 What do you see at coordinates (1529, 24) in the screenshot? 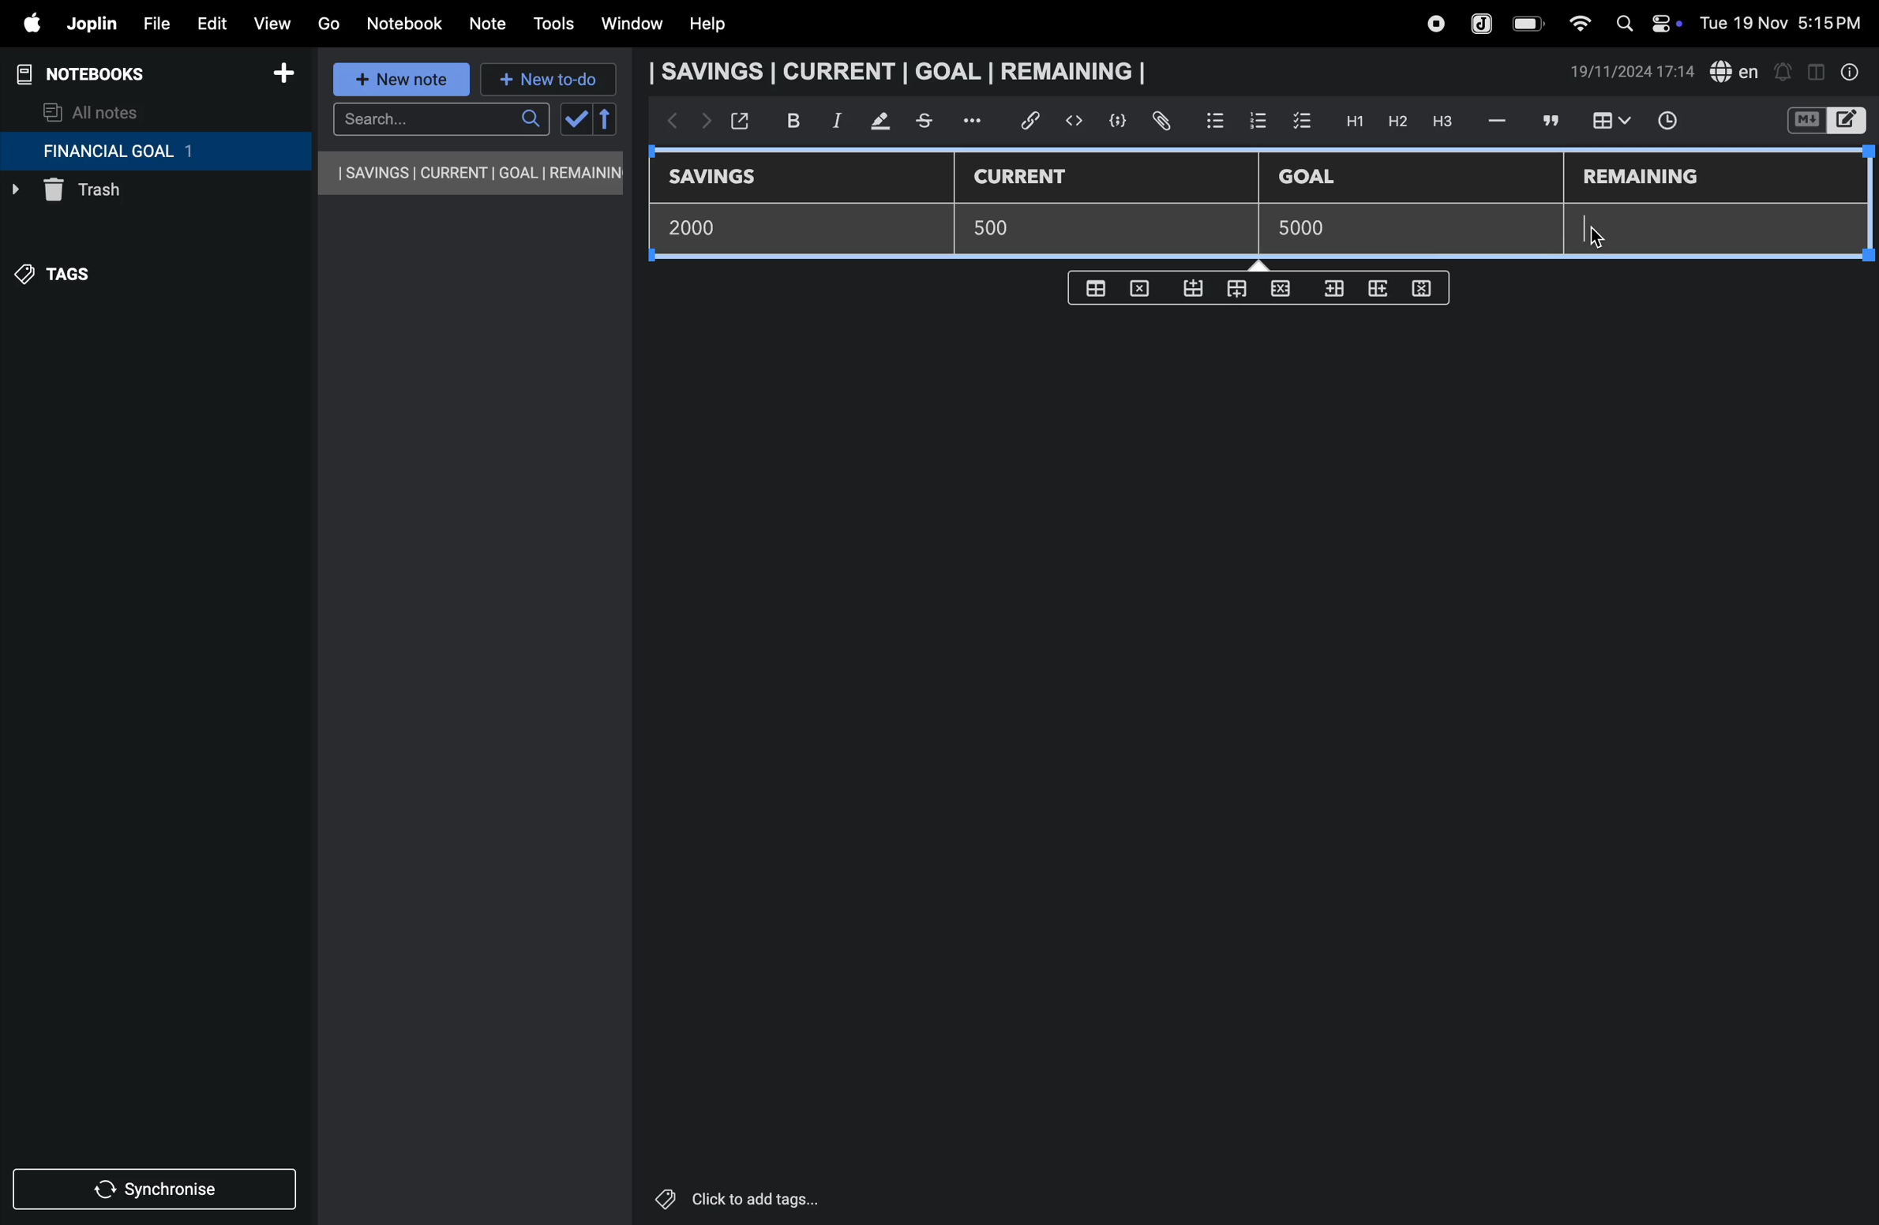
I see `battery` at bounding box center [1529, 24].